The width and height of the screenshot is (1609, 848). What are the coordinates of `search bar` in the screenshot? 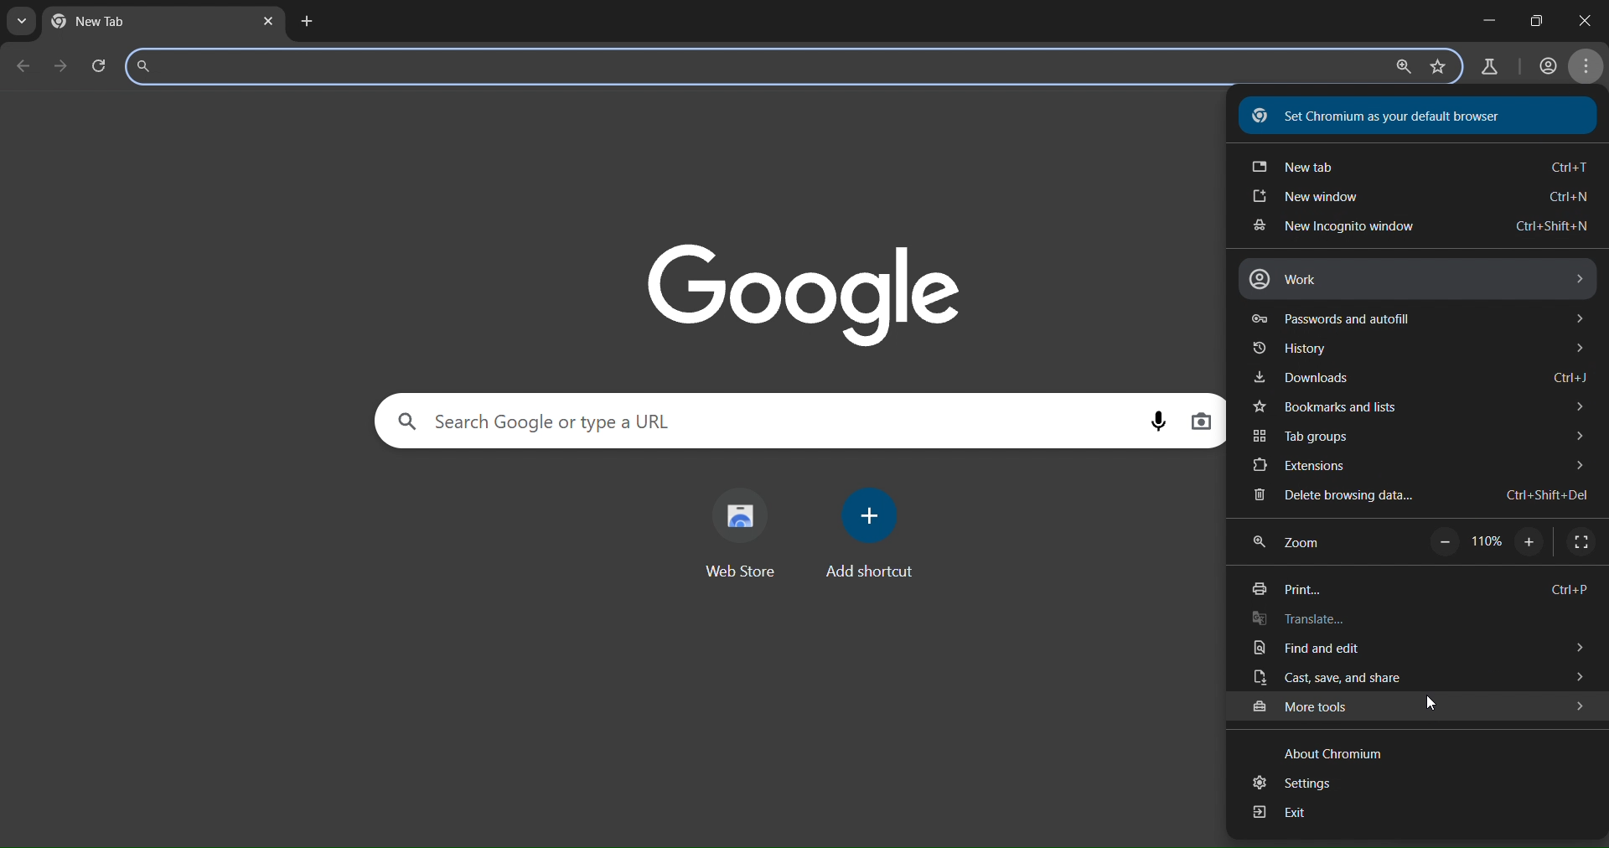 It's located at (245, 66).